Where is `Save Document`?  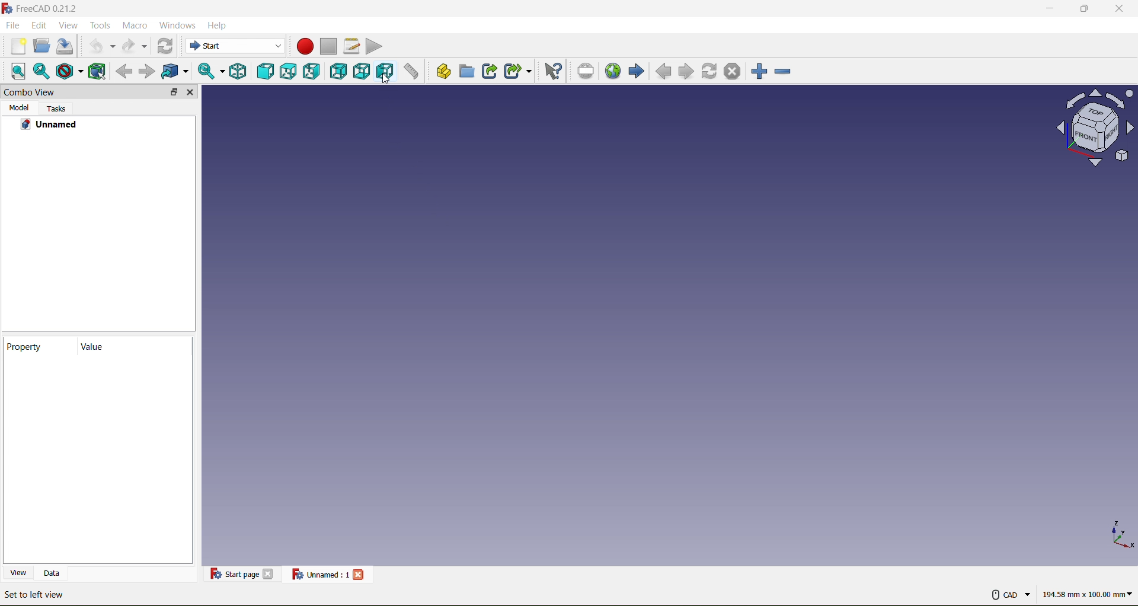 Save Document is located at coordinates (65, 47).